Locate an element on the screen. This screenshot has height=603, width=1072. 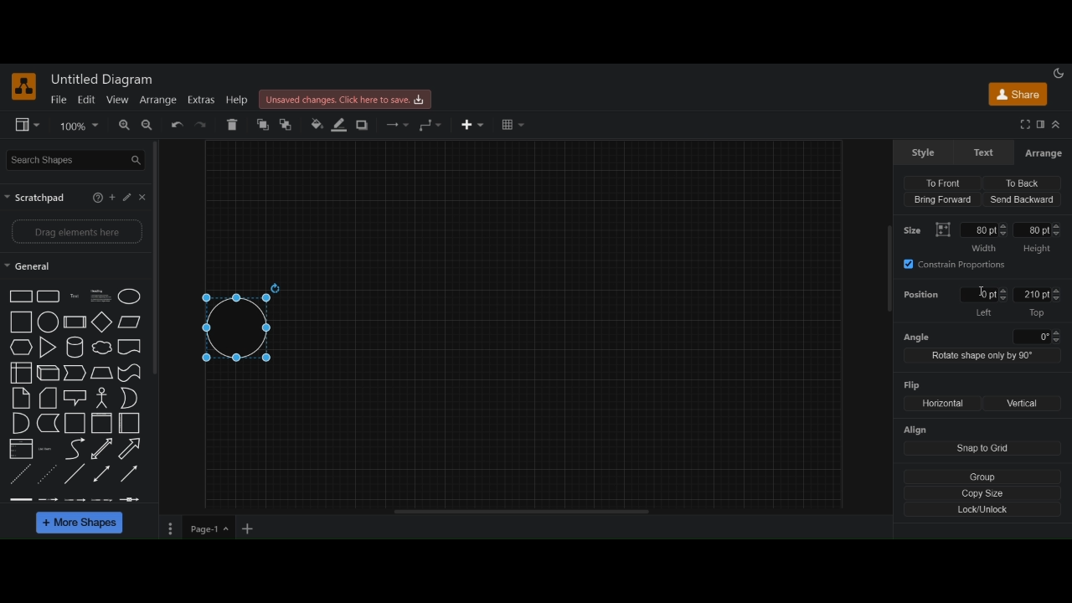
Man shape is located at coordinates (102, 399).